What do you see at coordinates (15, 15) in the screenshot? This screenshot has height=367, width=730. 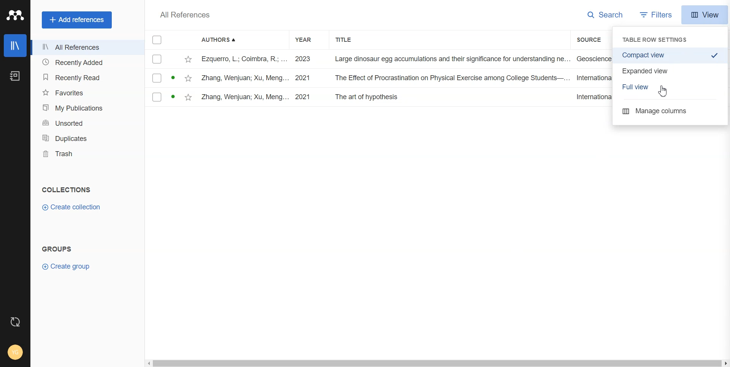 I see `Logo` at bounding box center [15, 15].